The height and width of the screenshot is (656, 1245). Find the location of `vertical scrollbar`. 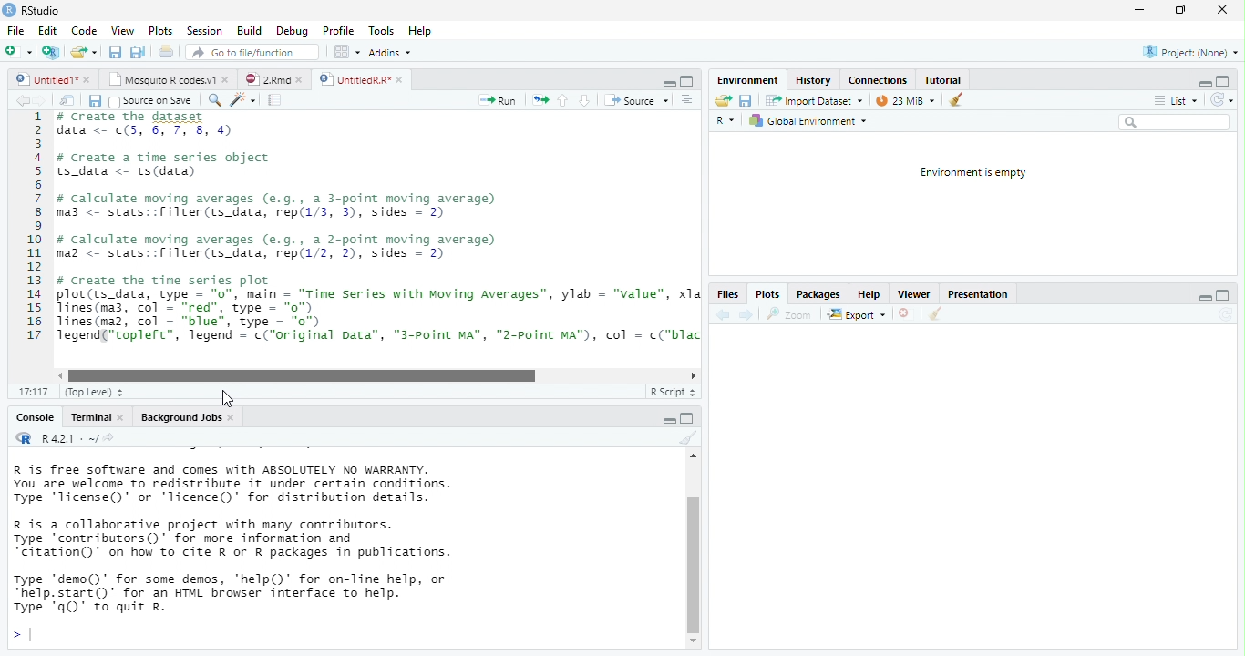

vertical scrollbar is located at coordinates (694, 564).